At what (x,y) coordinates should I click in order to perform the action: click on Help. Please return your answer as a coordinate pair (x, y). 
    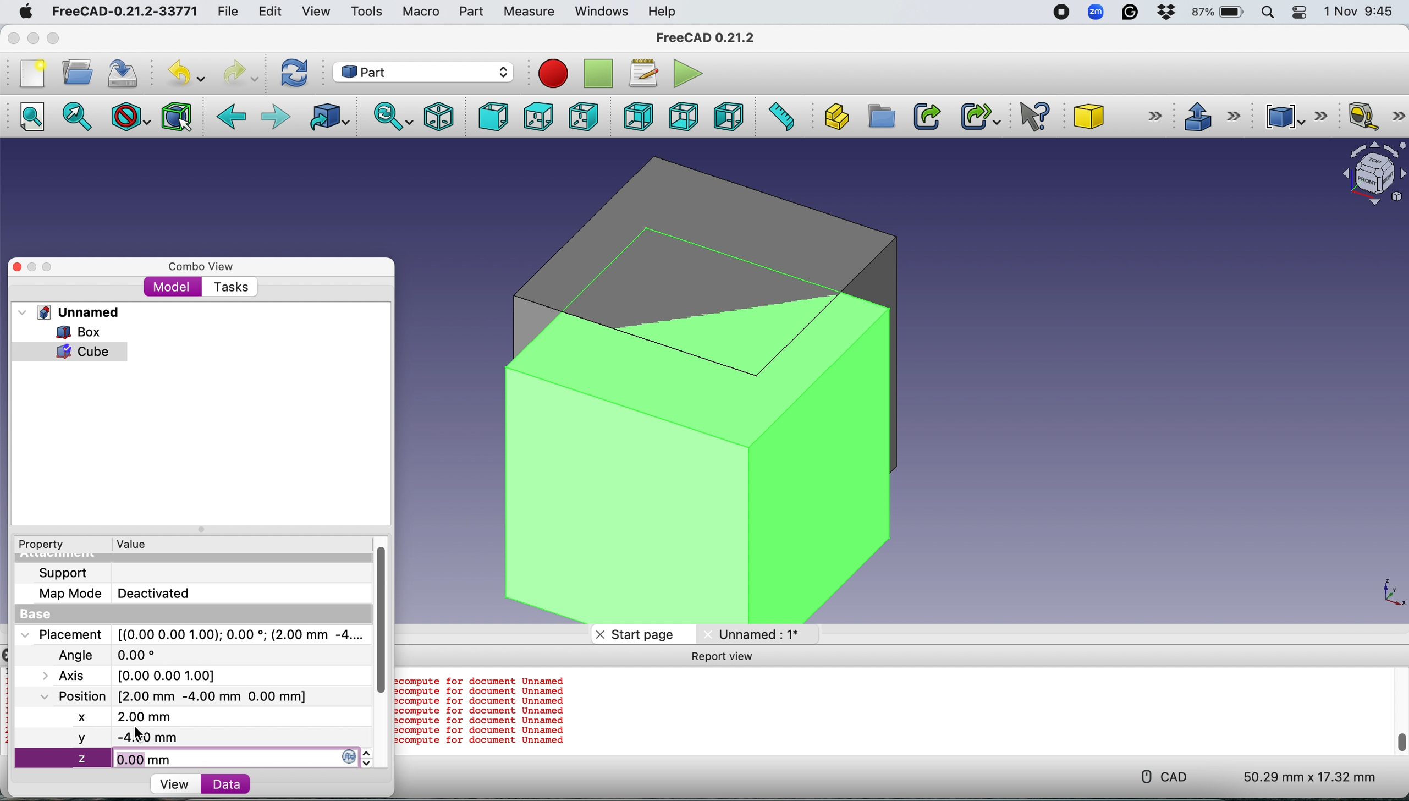
    Looking at the image, I should click on (663, 11).